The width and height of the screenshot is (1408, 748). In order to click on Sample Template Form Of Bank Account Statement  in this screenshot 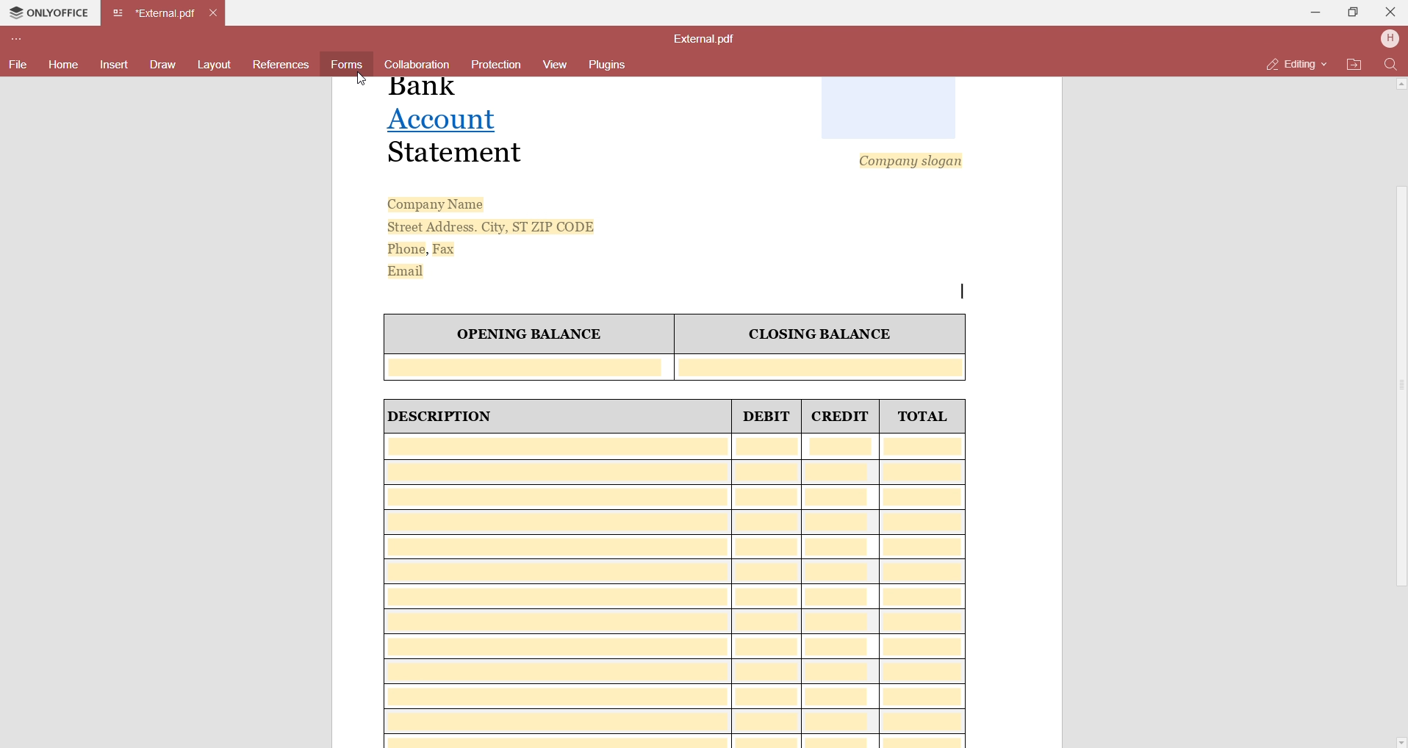, I will do `click(700, 411)`.